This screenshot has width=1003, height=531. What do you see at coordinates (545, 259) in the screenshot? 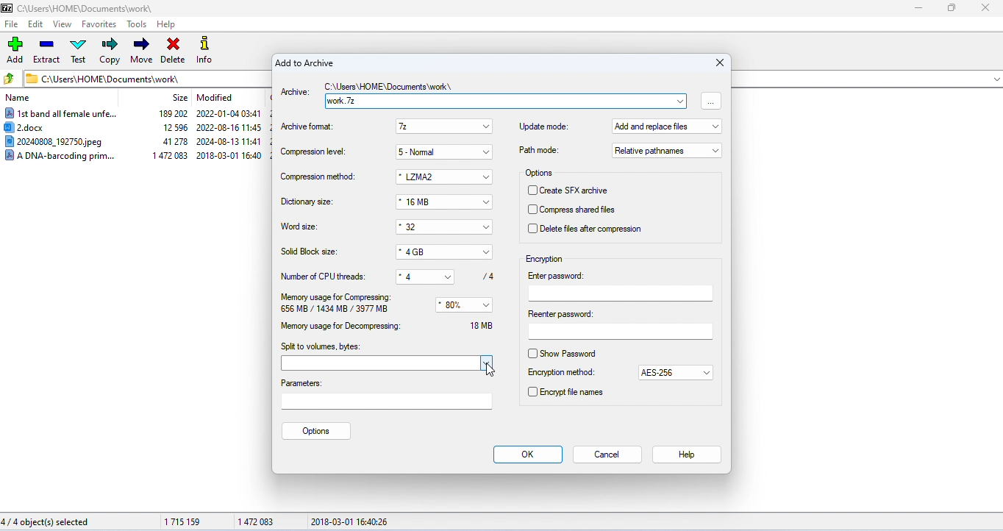
I see `encryption` at bounding box center [545, 259].